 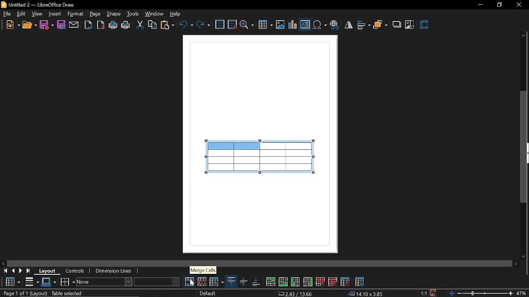 I want to click on save as, so click(x=62, y=25).